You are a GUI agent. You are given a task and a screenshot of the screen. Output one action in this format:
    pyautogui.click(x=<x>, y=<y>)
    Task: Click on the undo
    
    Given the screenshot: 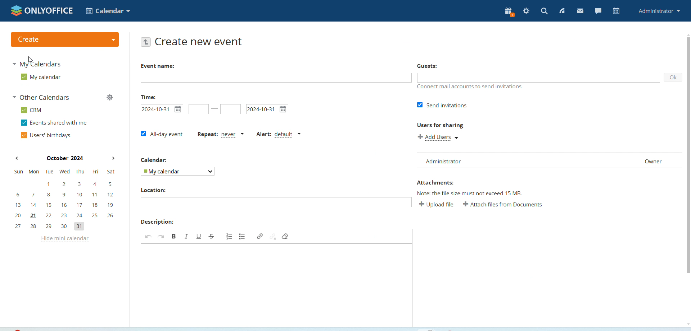 What is the action you would take?
    pyautogui.click(x=149, y=237)
    